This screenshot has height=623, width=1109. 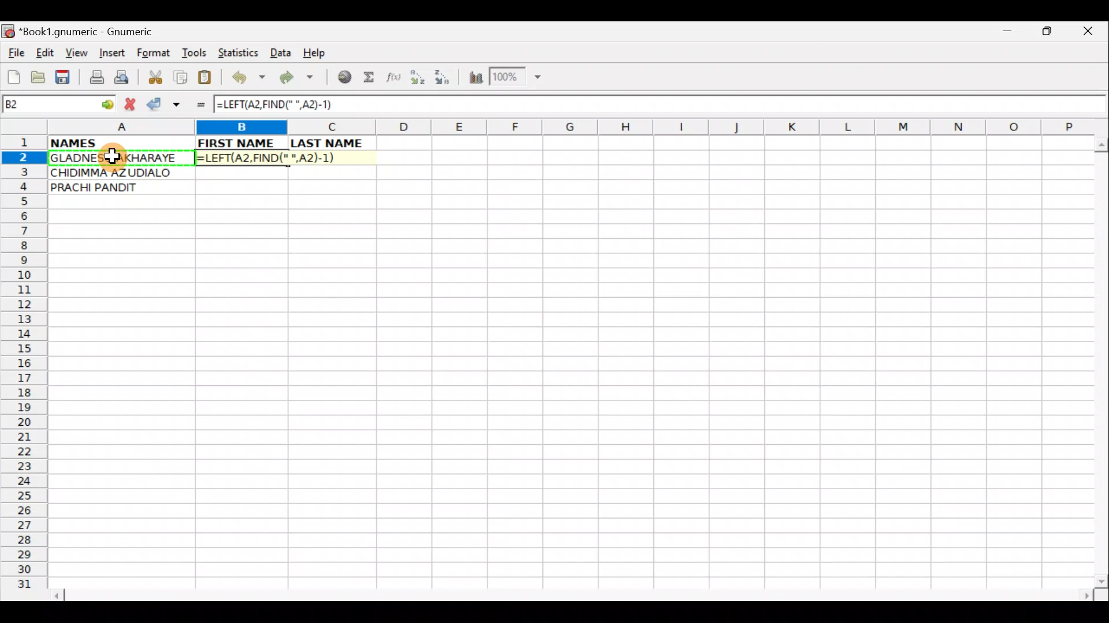 I want to click on Open a file, so click(x=40, y=76).